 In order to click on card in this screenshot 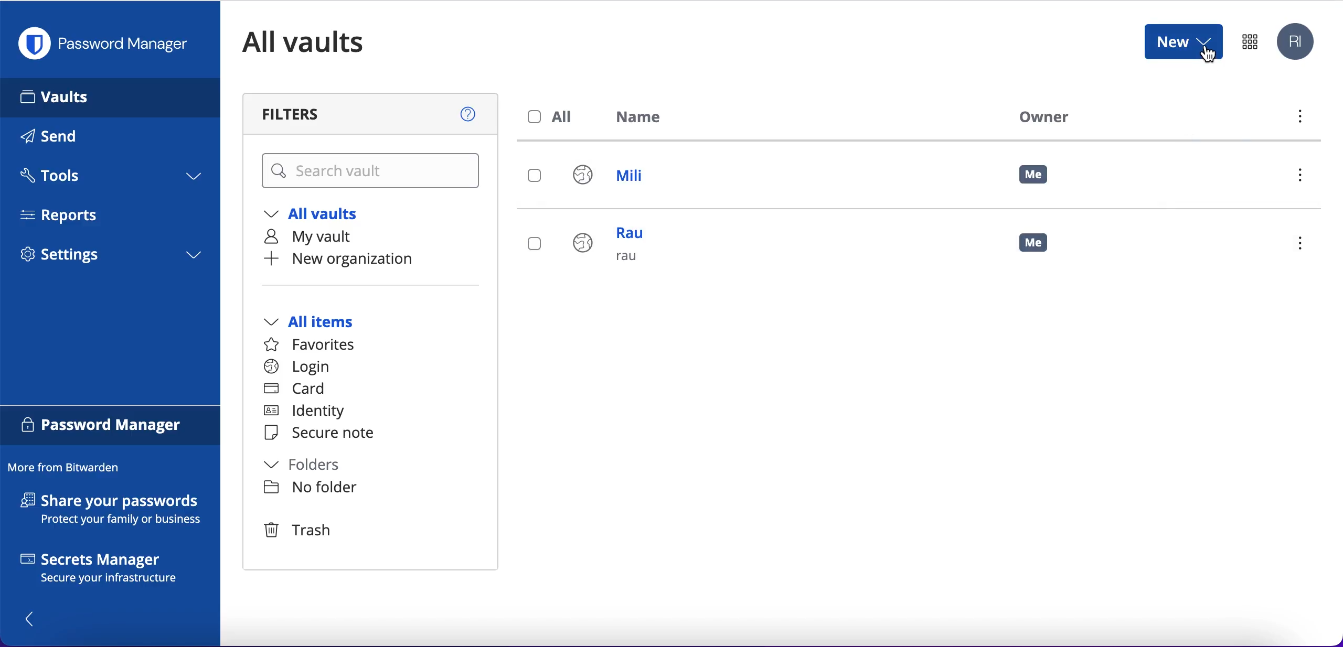, I will do `click(296, 390)`.